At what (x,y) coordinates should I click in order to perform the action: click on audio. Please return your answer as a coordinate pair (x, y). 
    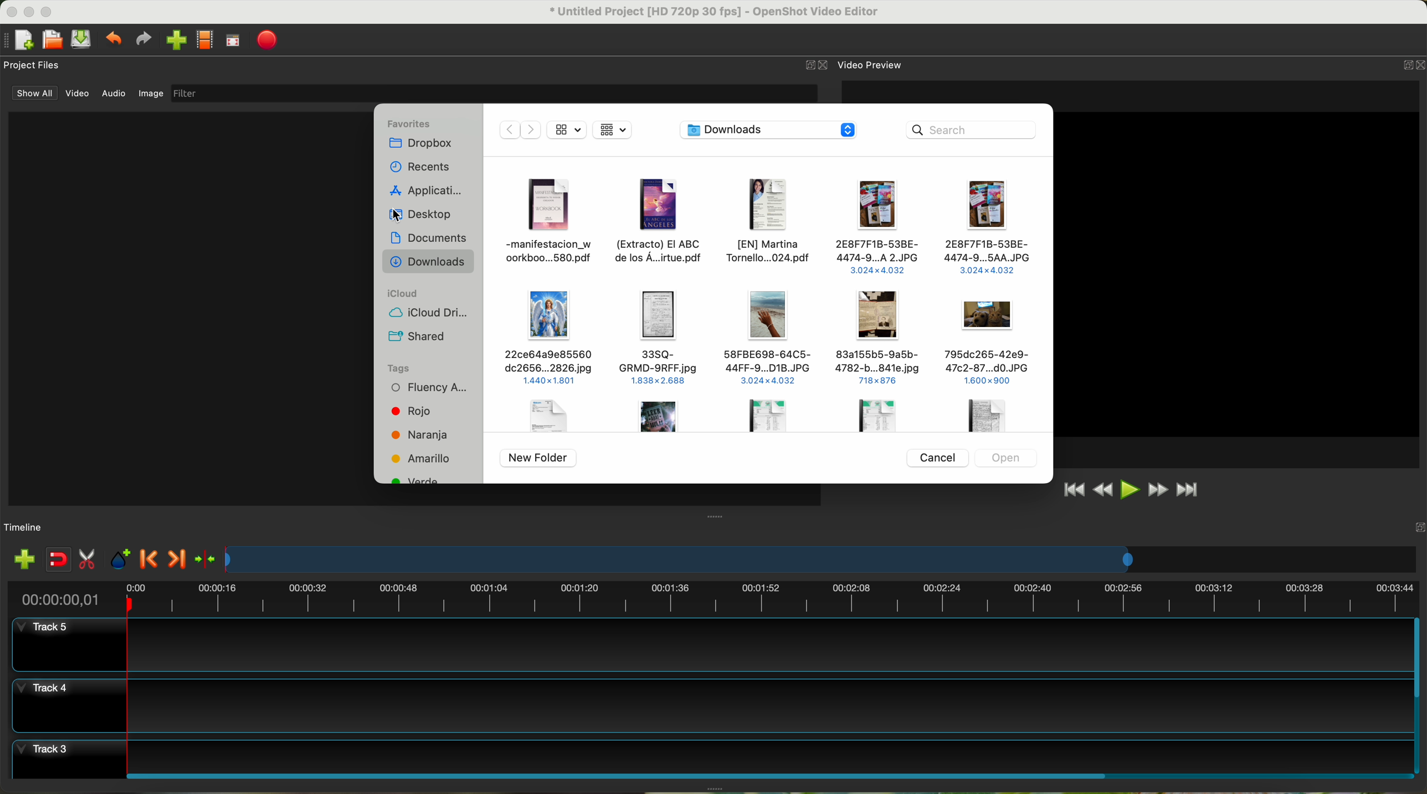
    Looking at the image, I should click on (115, 94).